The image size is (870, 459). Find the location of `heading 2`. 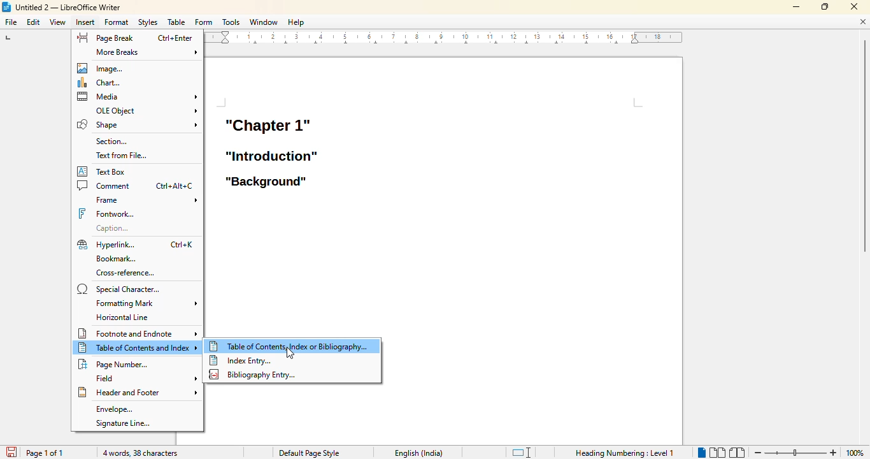

heading 2 is located at coordinates (272, 156).